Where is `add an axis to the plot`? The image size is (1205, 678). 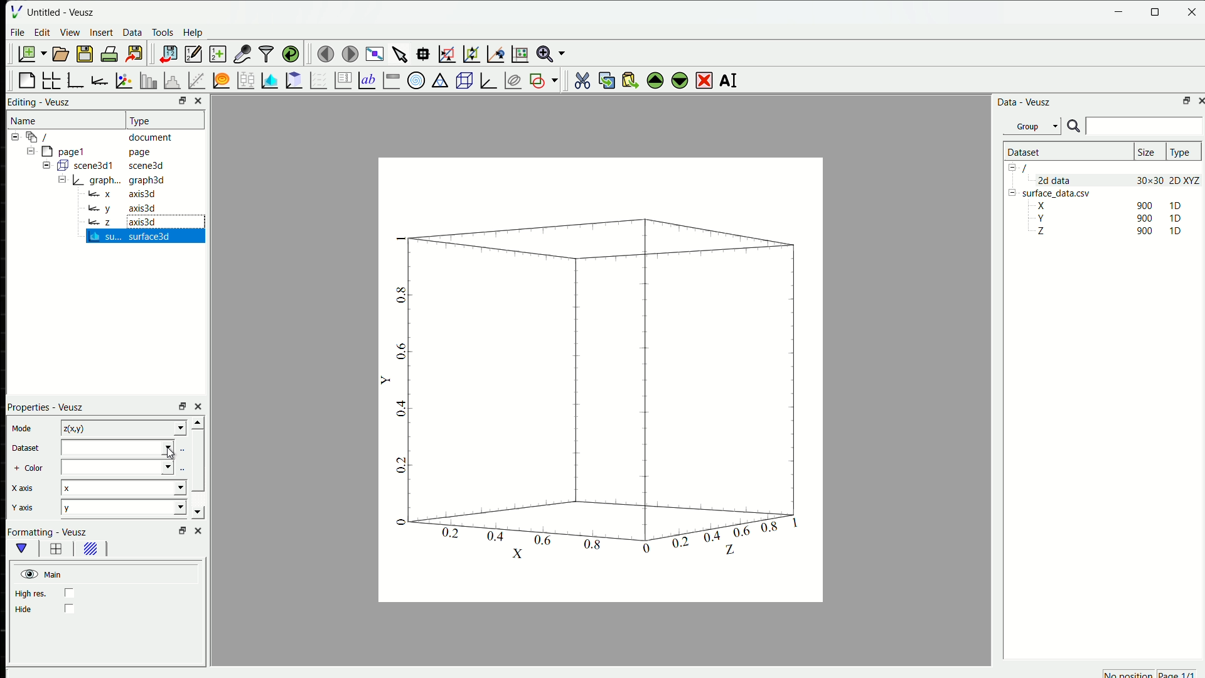 add an axis to the plot is located at coordinates (100, 80).